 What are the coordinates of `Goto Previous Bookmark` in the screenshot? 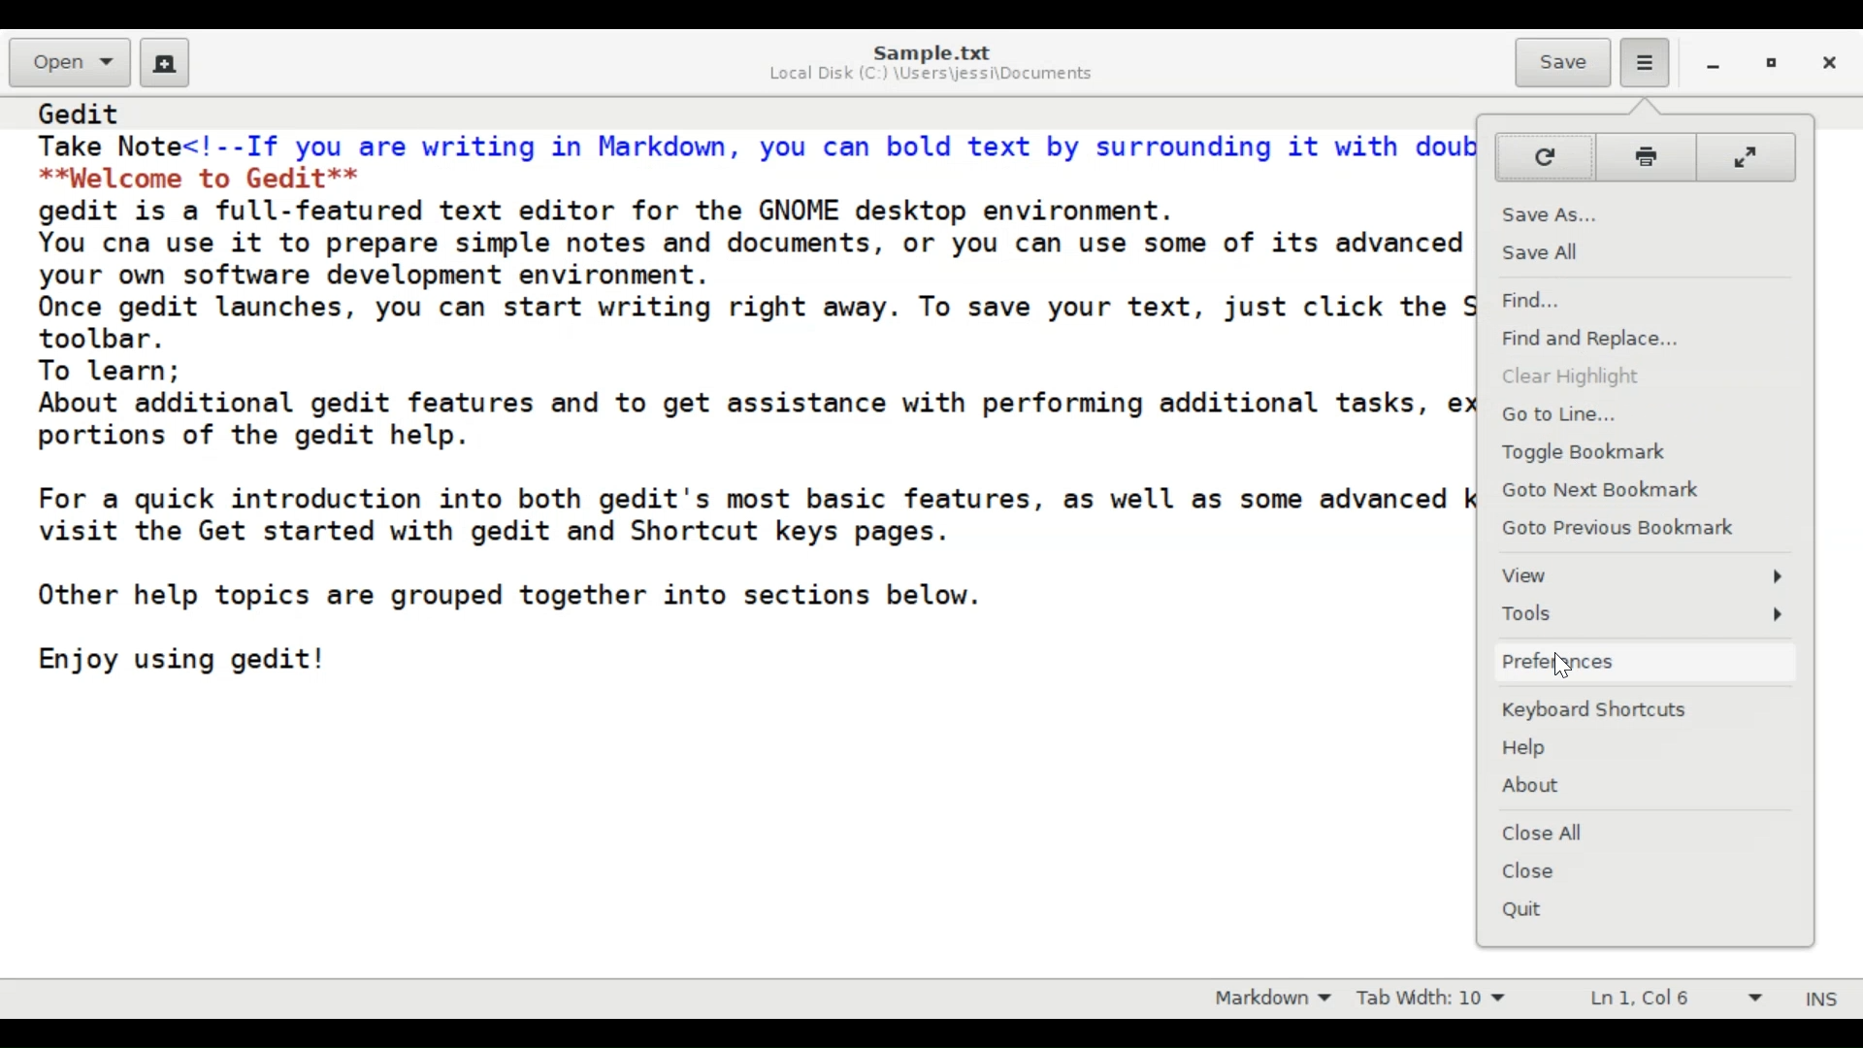 It's located at (1650, 527).